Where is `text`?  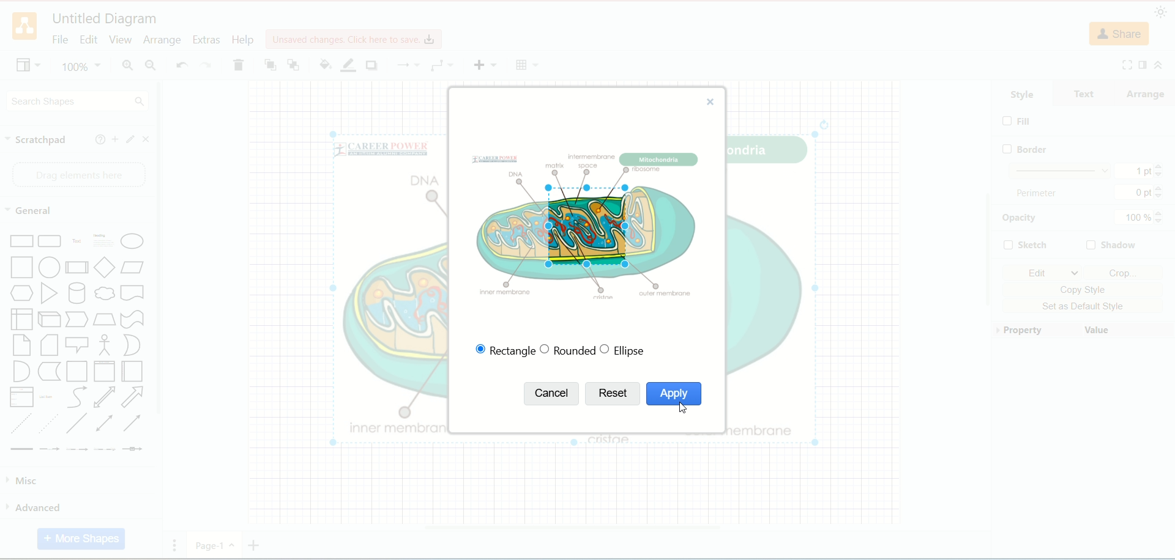 text is located at coordinates (1089, 93).